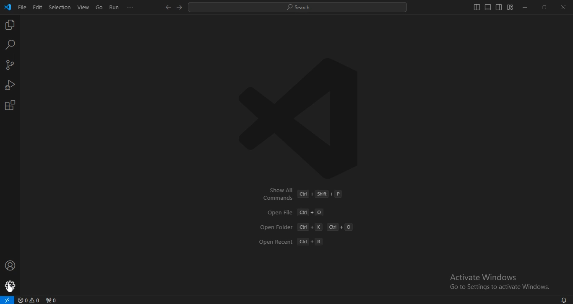 Image resolution: width=573 pixels, height=304 pixels. I want to click on restore down, so click(544, 7).